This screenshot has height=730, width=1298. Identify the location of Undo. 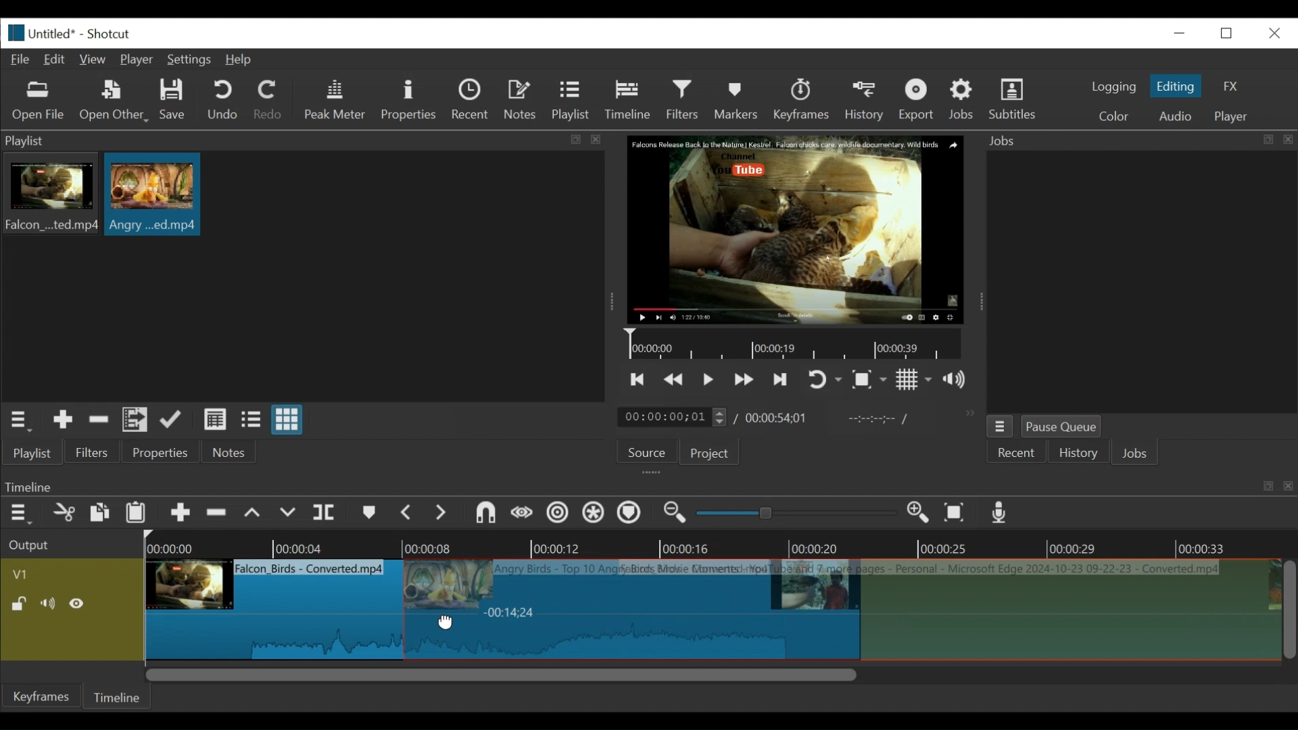
(224, 101).